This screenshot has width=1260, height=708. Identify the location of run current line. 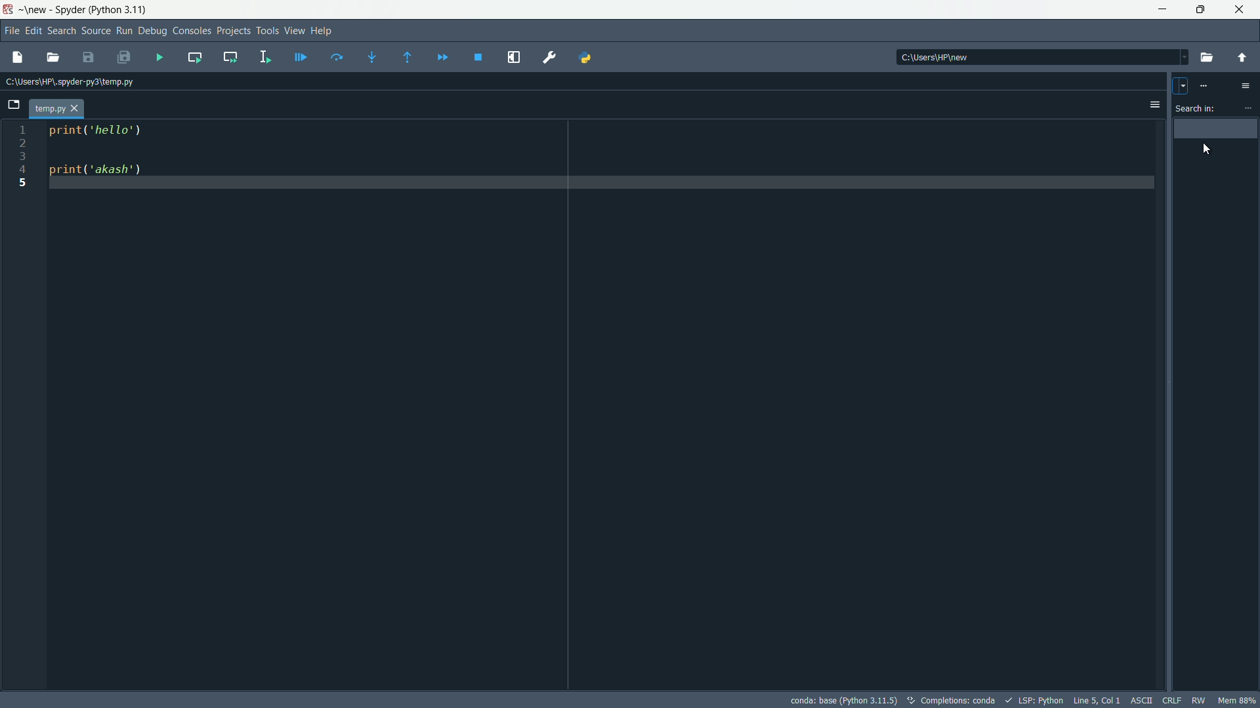
(337, 57).